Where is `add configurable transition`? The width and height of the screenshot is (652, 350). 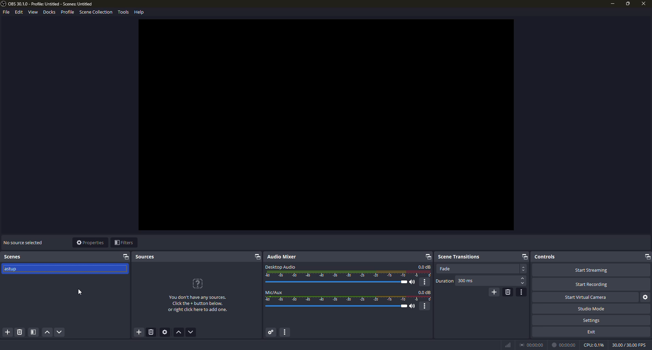 add configurable transition is located at coordinates (493, 292).